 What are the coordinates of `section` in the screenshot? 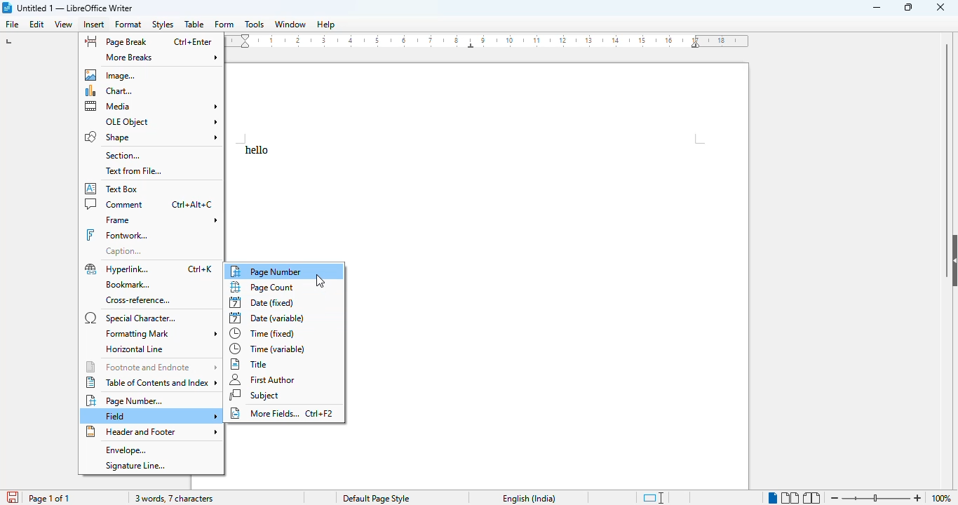 It's located at (123, 156).